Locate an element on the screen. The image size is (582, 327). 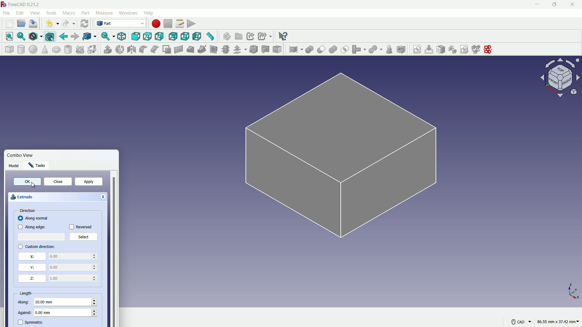
macro settings is located at coordinates (180, 24).